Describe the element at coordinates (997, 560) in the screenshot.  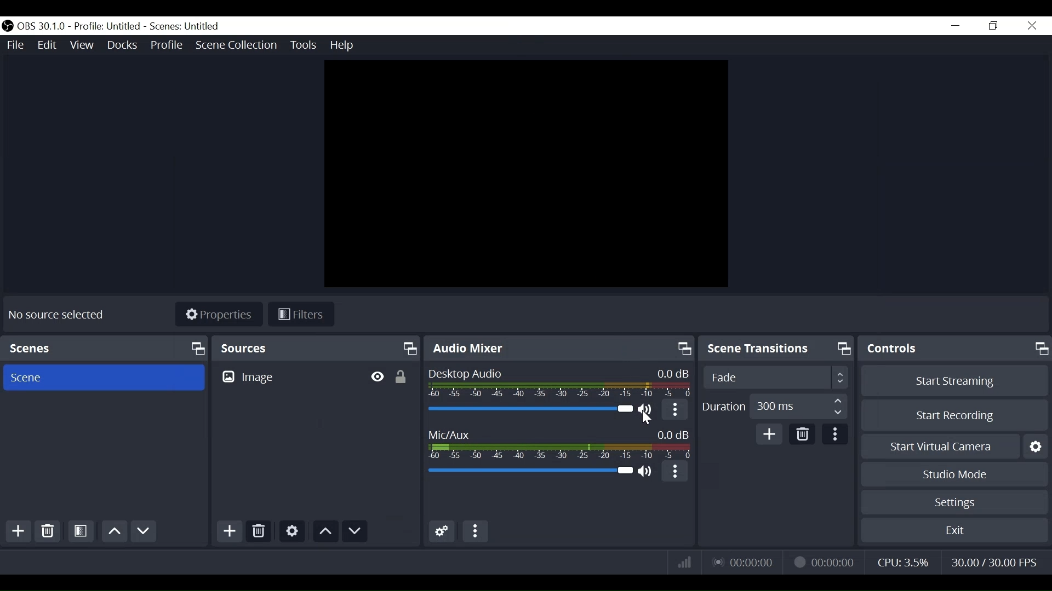
I see `Frame Per Second` at that location.